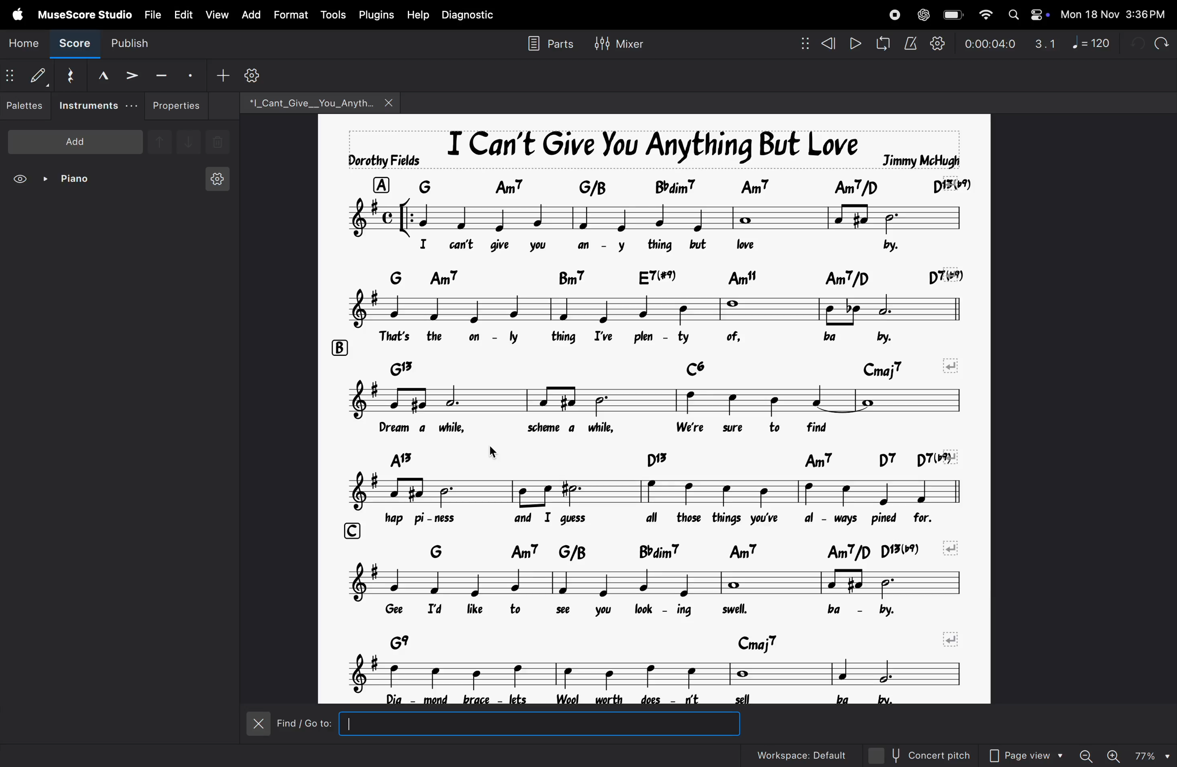  Describe the element at coordinates (217, 14) in the screenshot. I see `view` at that location.